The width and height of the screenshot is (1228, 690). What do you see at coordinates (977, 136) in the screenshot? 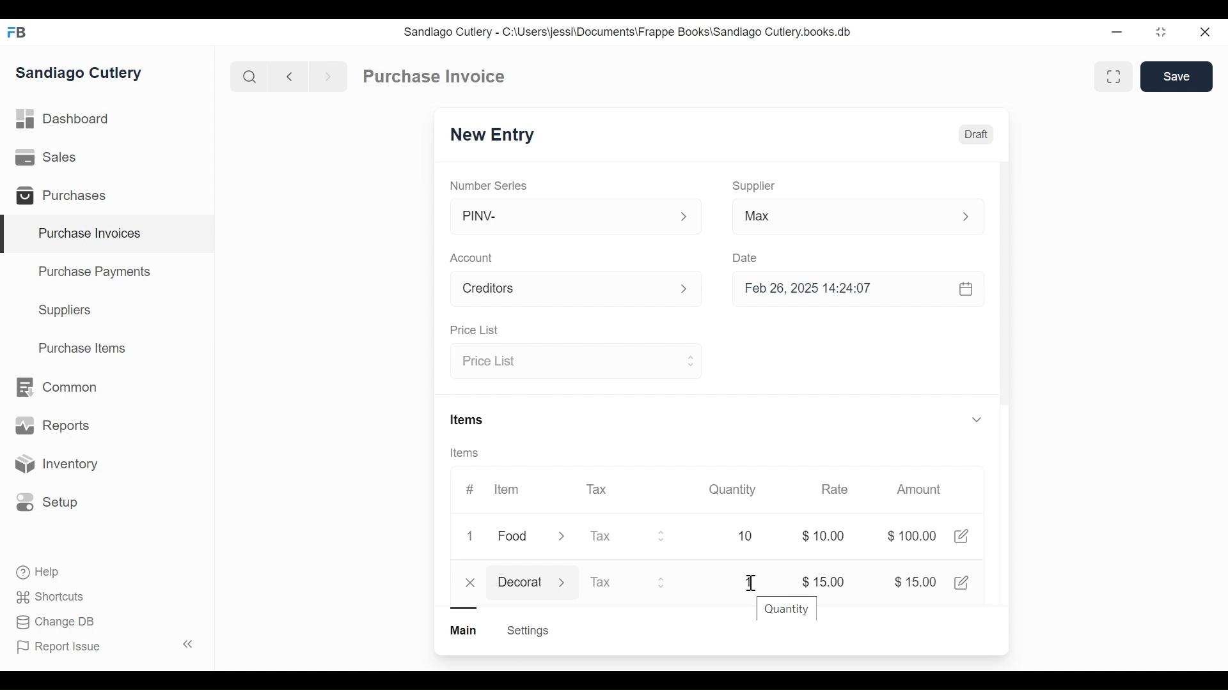
I see `Draft` at bounding box center [977, 136].